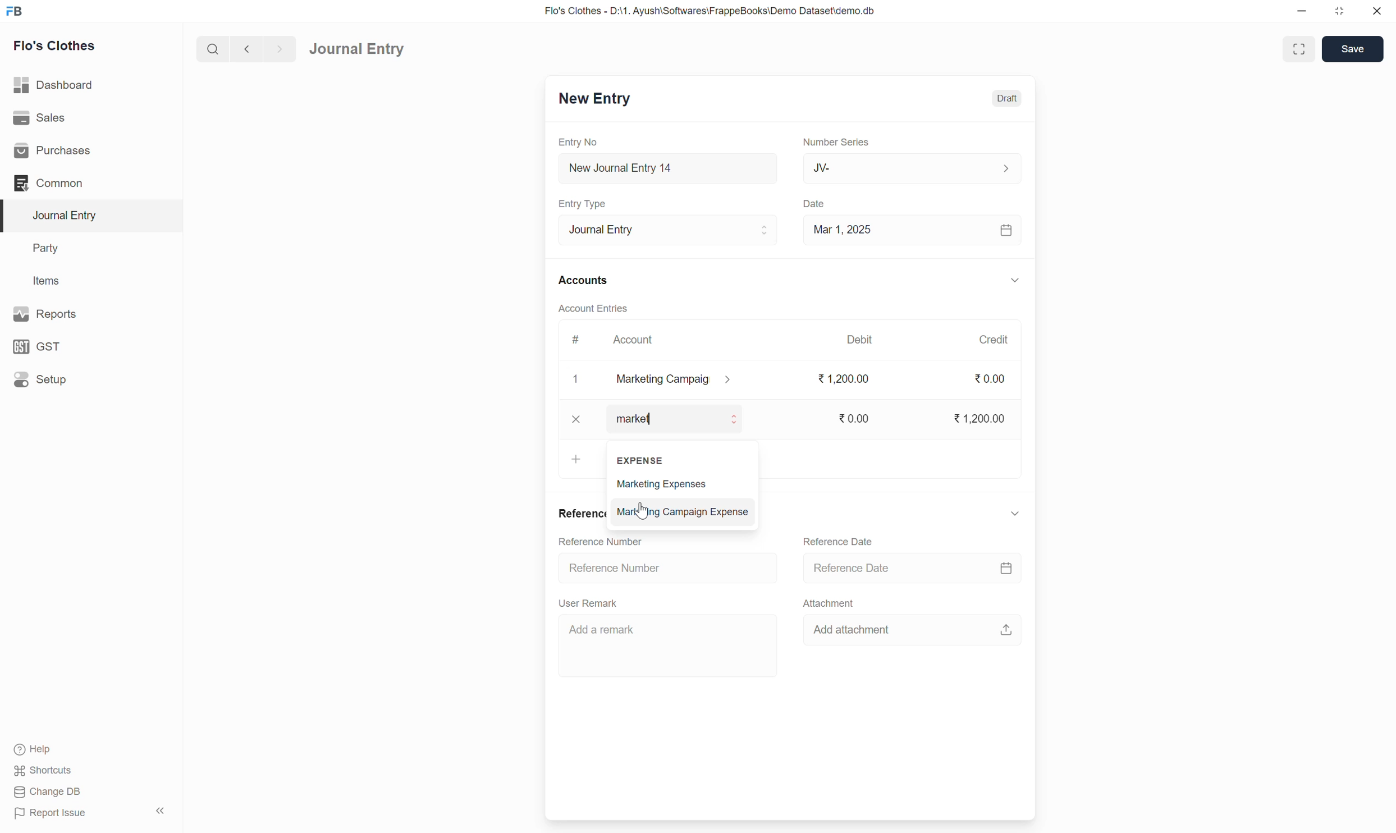  Describe the element at coordinates (913, 168) in the screenshot. I see `JV-` at that location.